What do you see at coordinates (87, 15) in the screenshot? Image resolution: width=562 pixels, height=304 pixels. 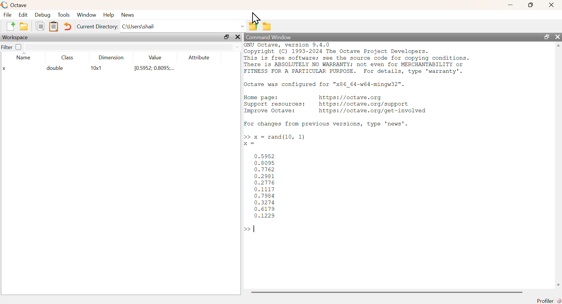 I see `window` at bounding box center [87, 15].